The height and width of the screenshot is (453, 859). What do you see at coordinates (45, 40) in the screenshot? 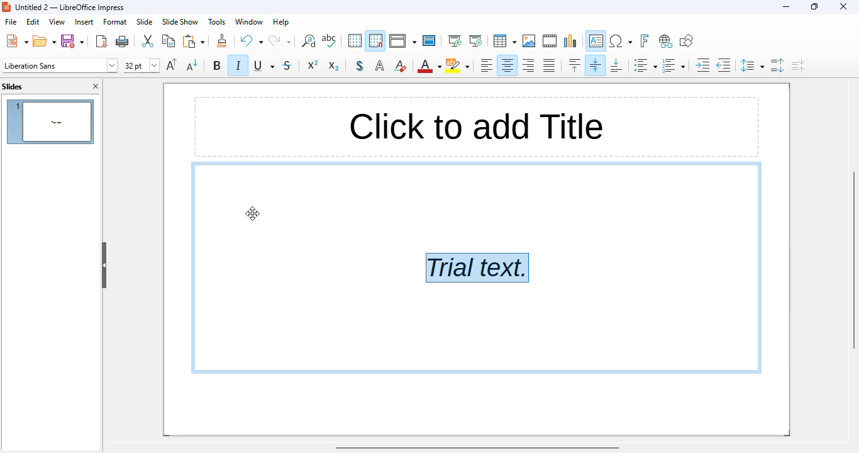
I see `open` at bounding box center [45, 40].